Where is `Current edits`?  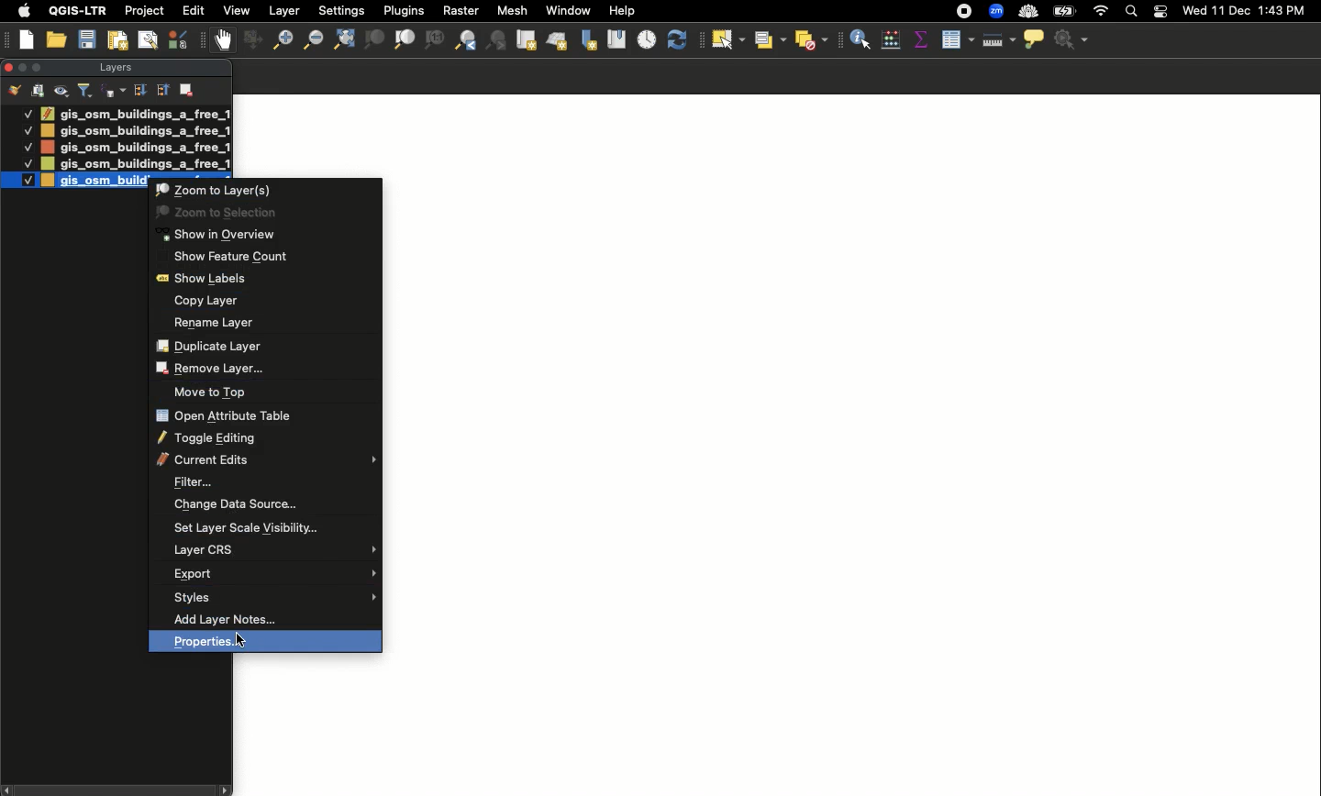 Current edits is located at coordinates (265, 460).